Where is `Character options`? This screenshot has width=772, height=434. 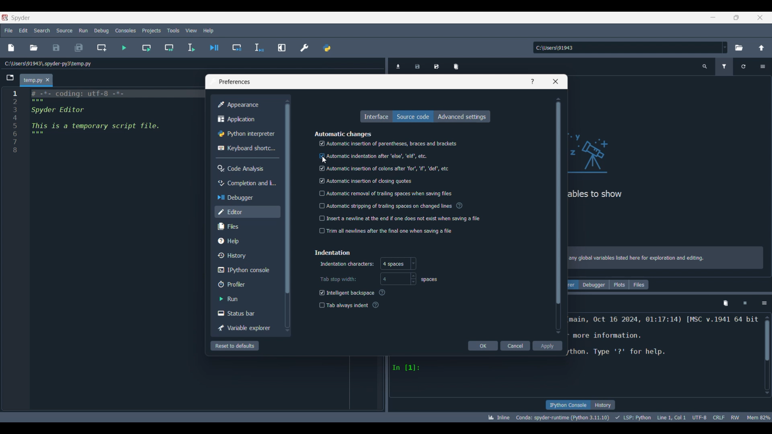
Character options is located at coordinates (398, 264).